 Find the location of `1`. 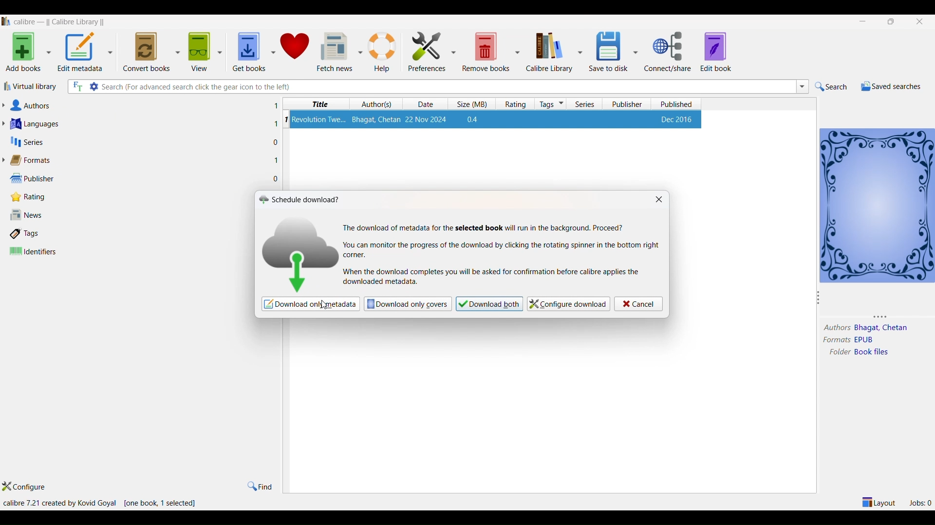

1 is located at coordinates (277, 160).